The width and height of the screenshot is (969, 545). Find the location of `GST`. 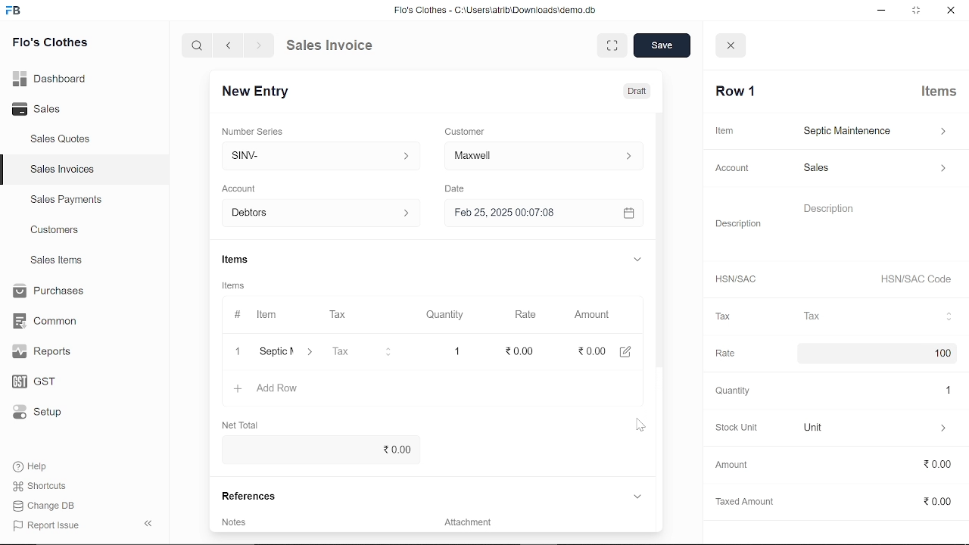

GST is located at coordinates (42, 379).